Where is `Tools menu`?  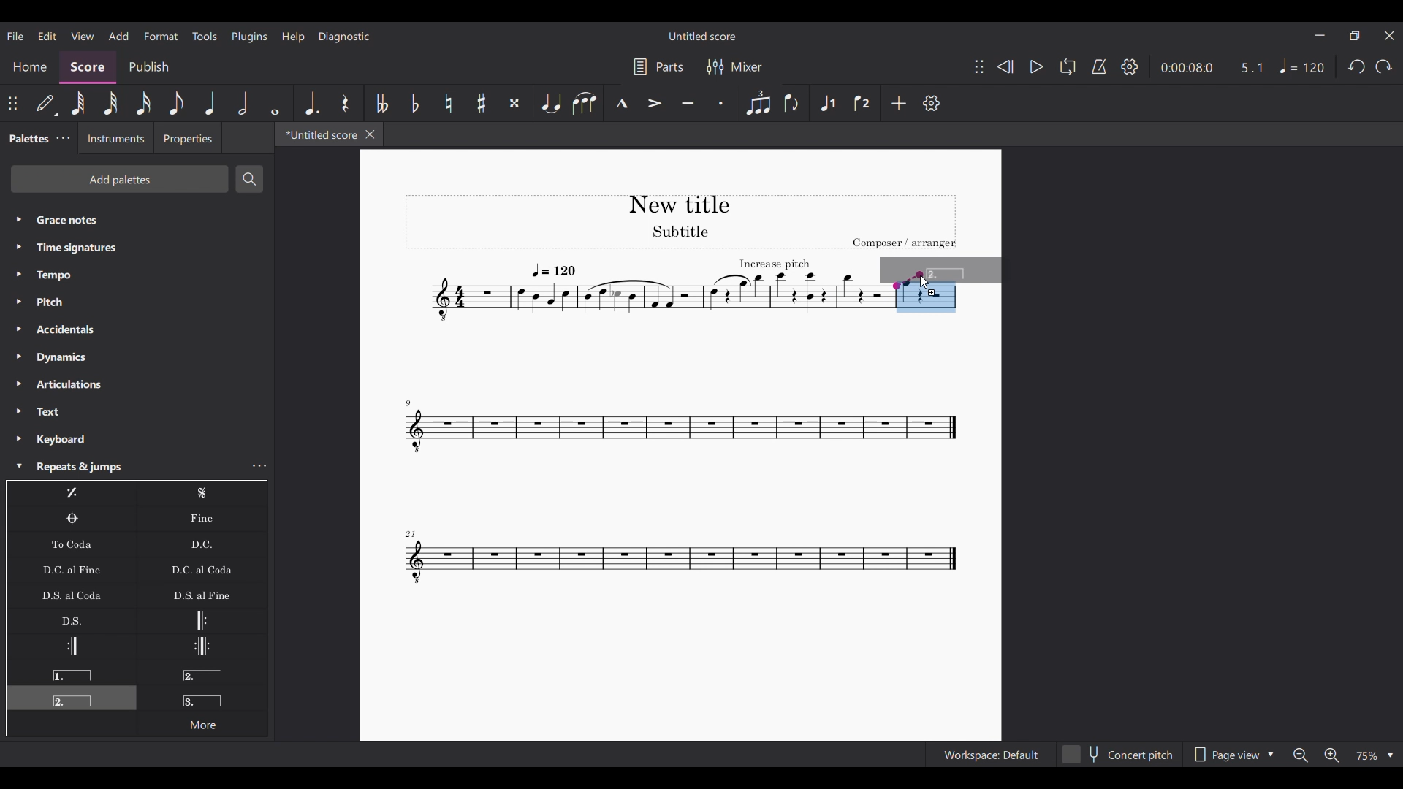
Tools menu is located at coordinates (205, 37).